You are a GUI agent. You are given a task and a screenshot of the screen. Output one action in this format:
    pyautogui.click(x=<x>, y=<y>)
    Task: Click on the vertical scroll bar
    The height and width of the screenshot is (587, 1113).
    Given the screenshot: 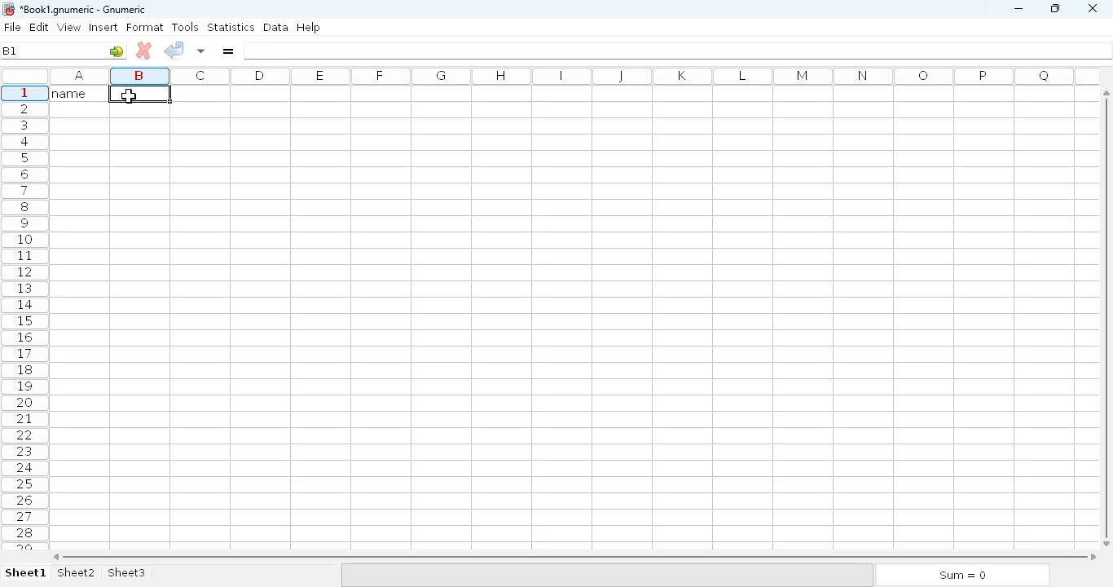 What is the action you would take?
    pyautogui.click(x=1109, y=317)
    